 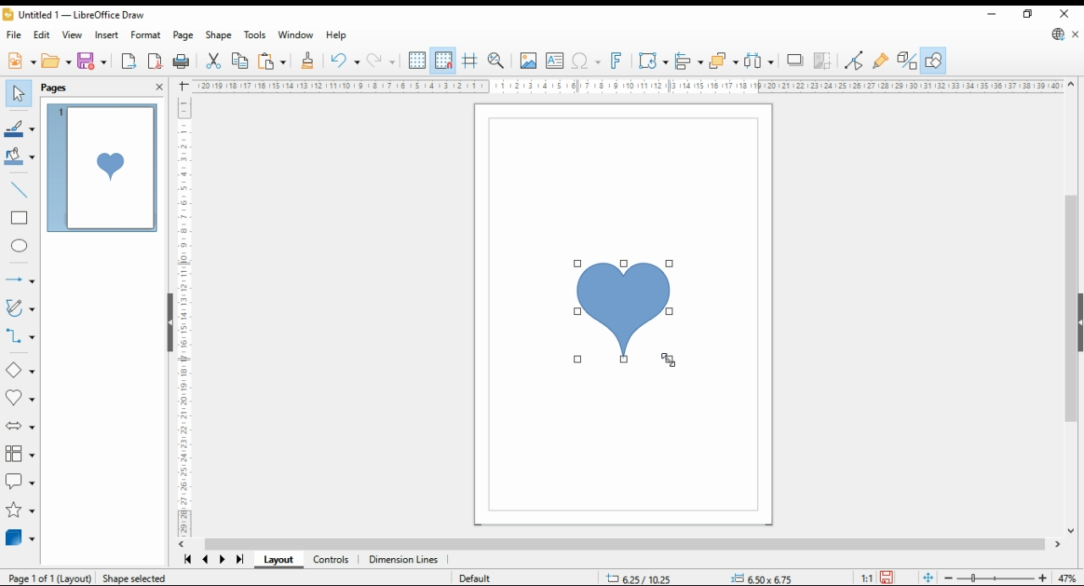 I want to click on minimize, so click(x=991, y=14).